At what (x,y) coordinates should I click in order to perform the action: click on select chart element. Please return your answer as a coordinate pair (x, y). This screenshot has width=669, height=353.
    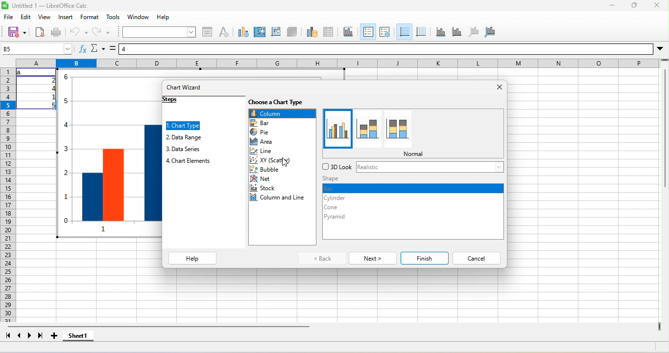
    Looking at the image, I should click on (160, 32).